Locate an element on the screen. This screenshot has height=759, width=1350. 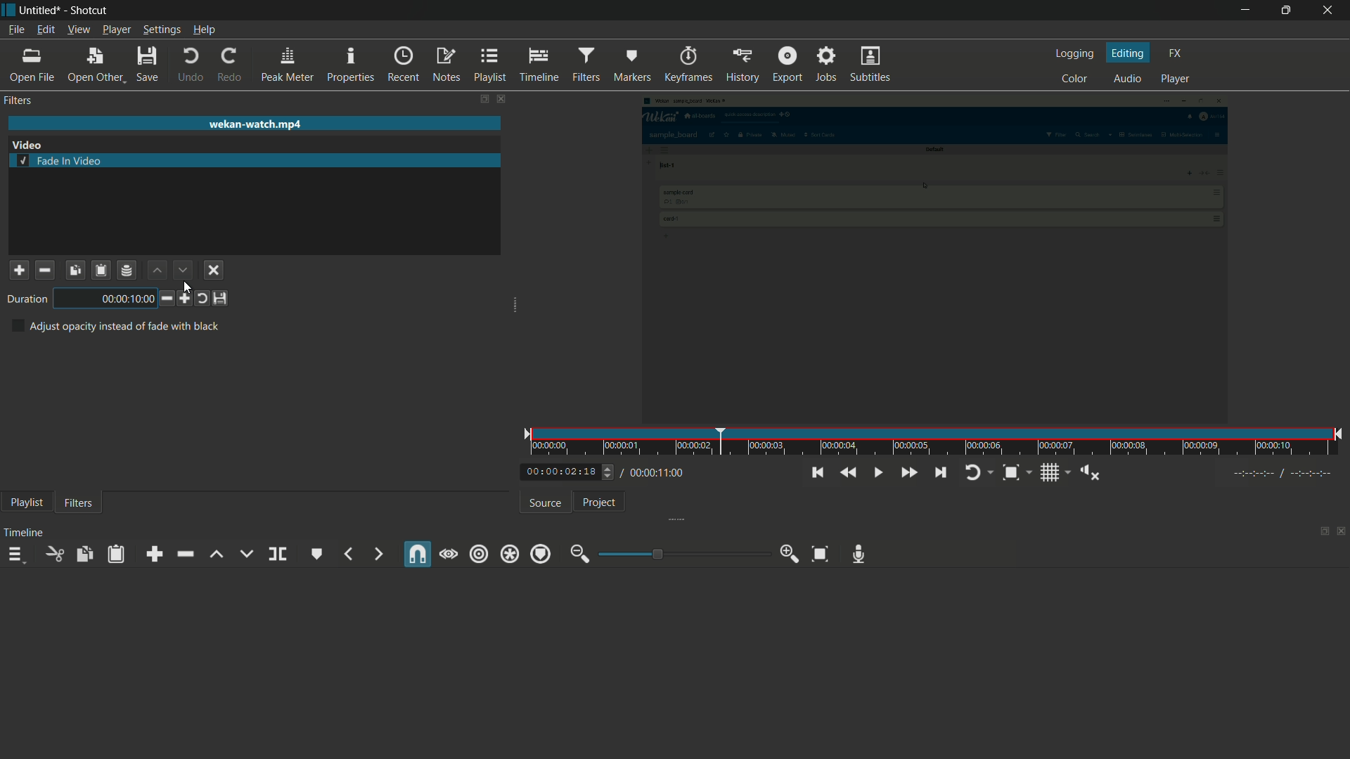
undo is located at coordinates (191, 65).